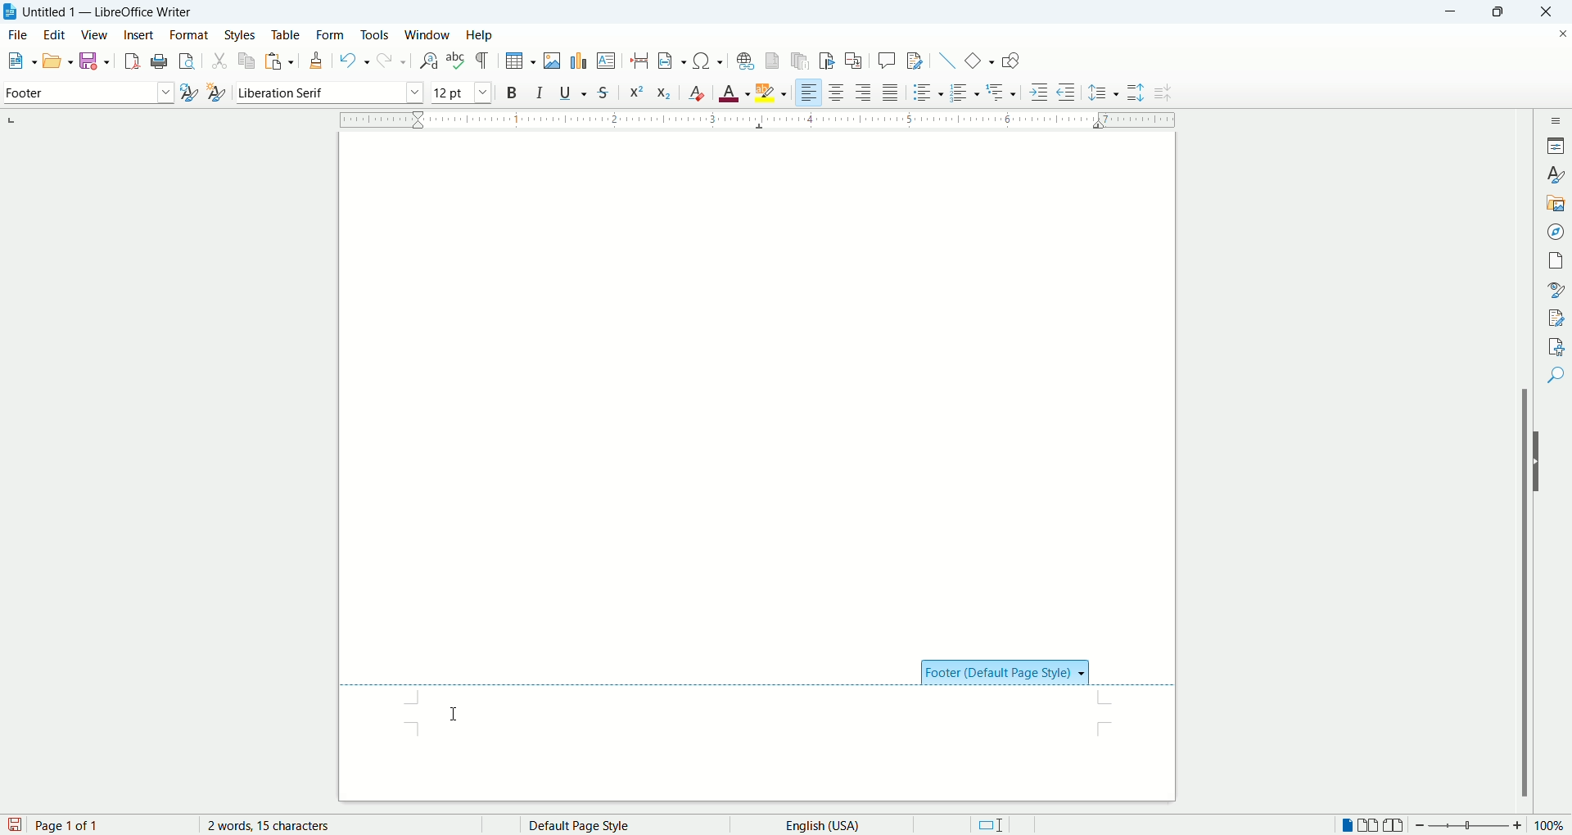  Describe the element at coordinates (1558, 374) in the screenshot. I see `find` at that location.